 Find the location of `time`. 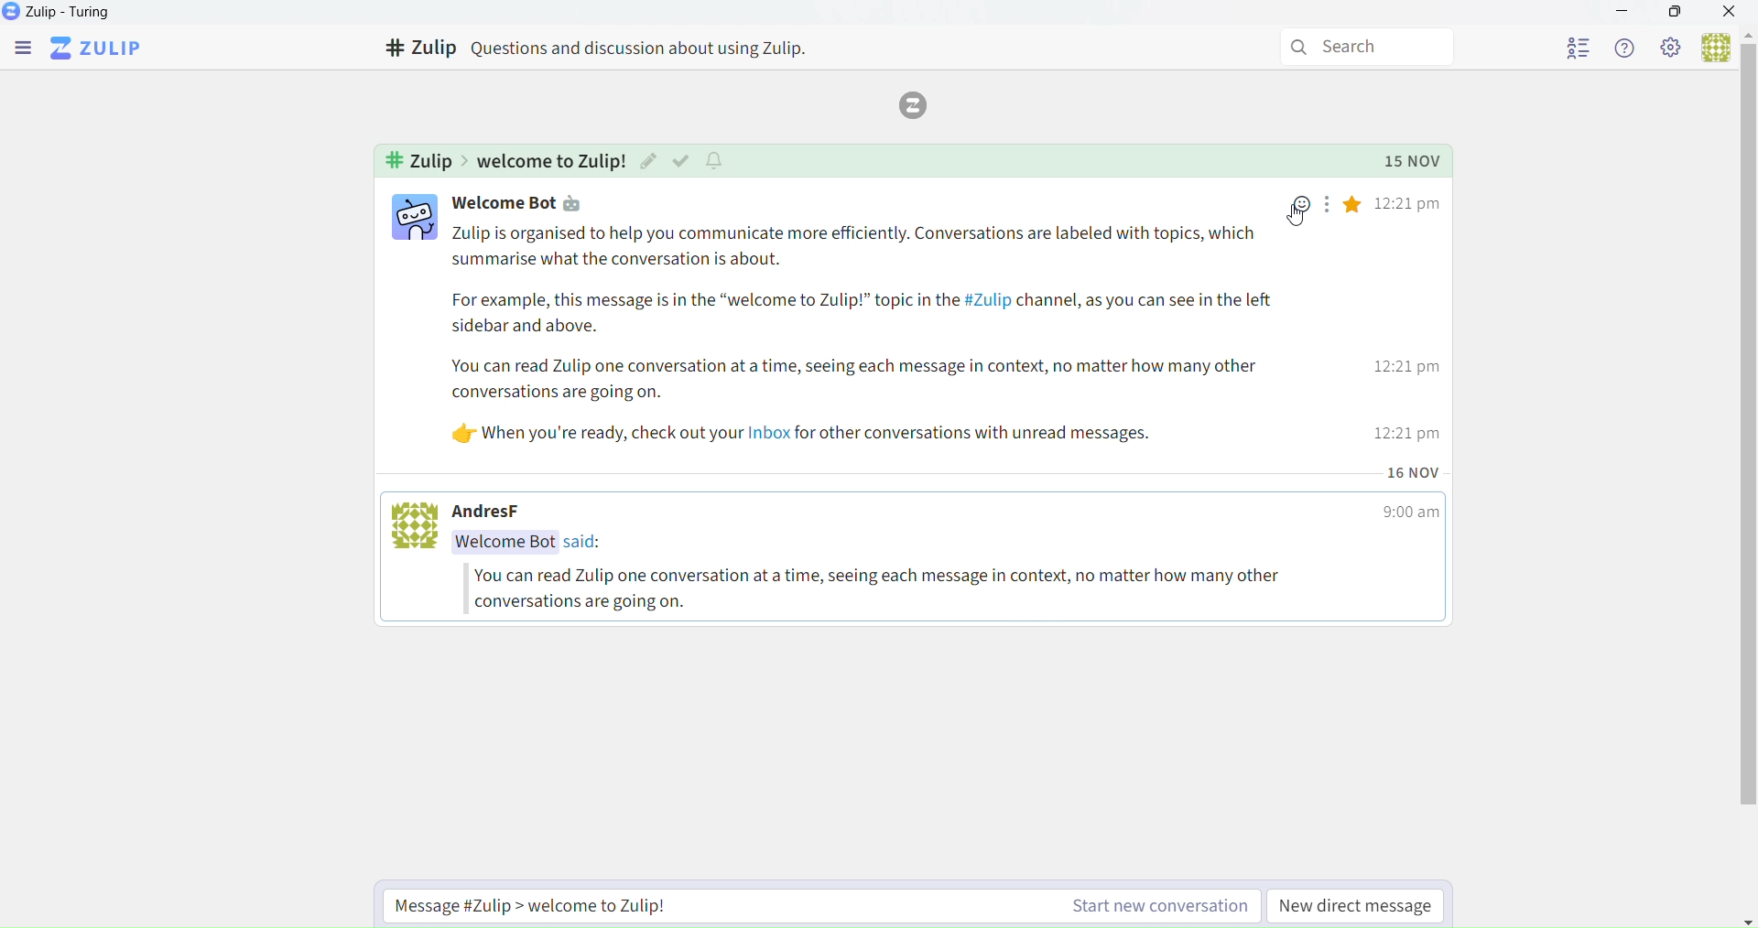

time is located at coordinates (1410, 319).